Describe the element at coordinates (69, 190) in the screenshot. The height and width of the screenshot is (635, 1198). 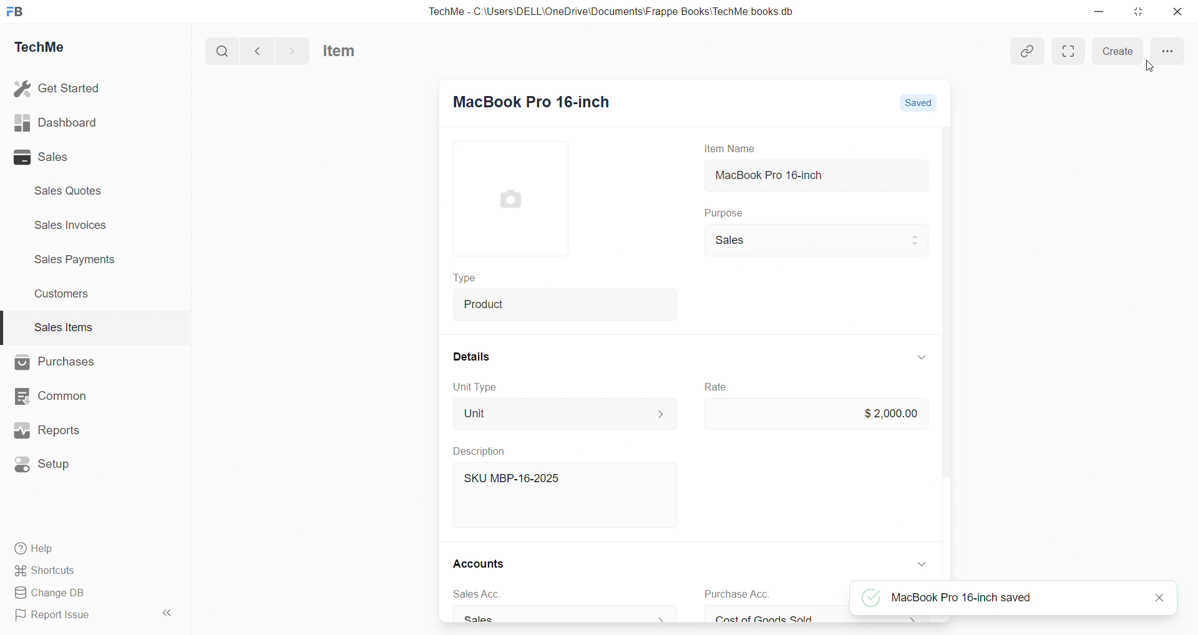
I see `Sales Quotes` at that location.